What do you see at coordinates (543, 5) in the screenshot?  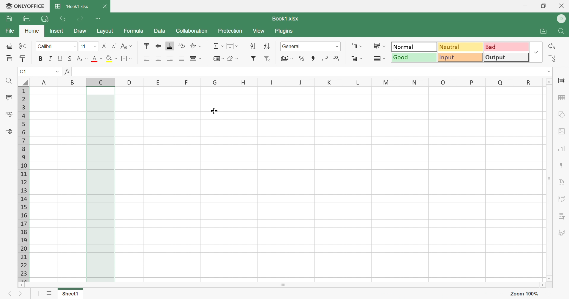 I see `Restore Down` at bounding box center [543, 5].